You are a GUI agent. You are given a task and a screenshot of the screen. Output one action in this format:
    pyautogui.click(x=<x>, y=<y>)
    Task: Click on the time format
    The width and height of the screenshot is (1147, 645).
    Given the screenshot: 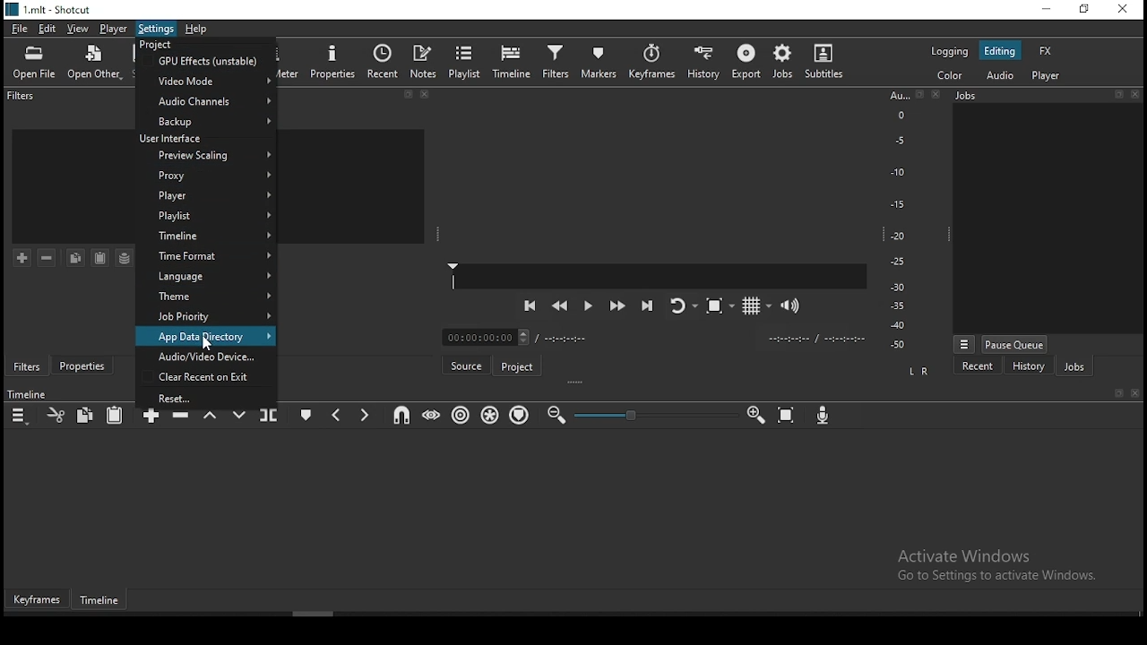 What is the action you would take?
    pyautogui.click(x=207, y=257)
    